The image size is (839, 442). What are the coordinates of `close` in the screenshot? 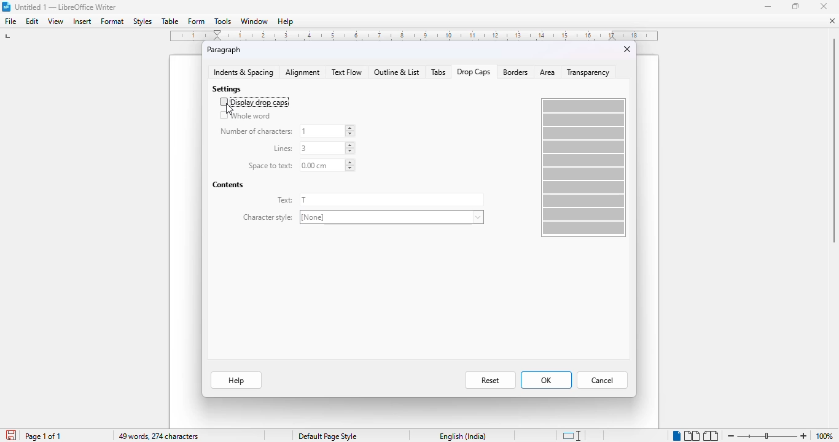 It's located at (824, 6).